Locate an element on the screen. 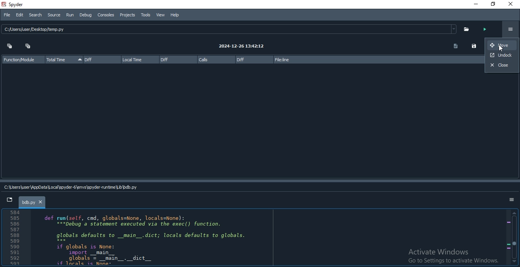  Debug is located at coordinates (85, 14).